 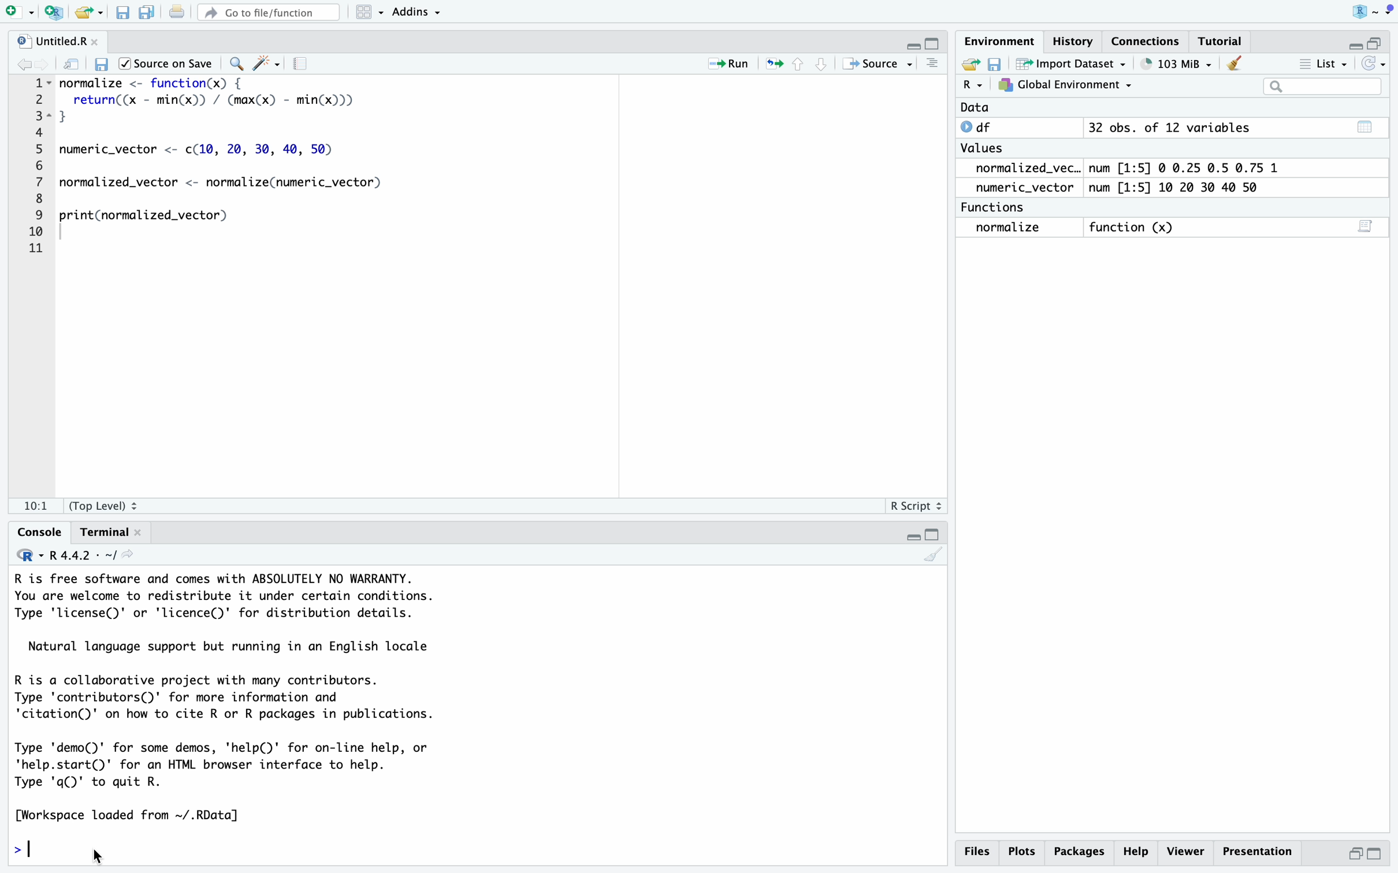 I want to click on Source on Save, so click(x=169, y=64).